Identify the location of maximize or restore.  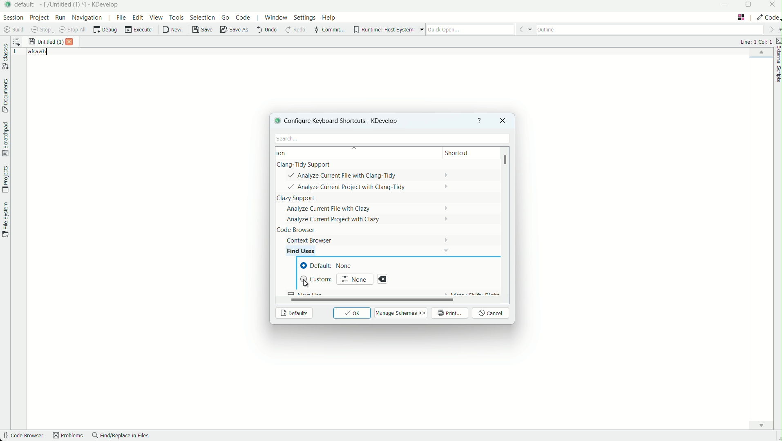
(750, 5).